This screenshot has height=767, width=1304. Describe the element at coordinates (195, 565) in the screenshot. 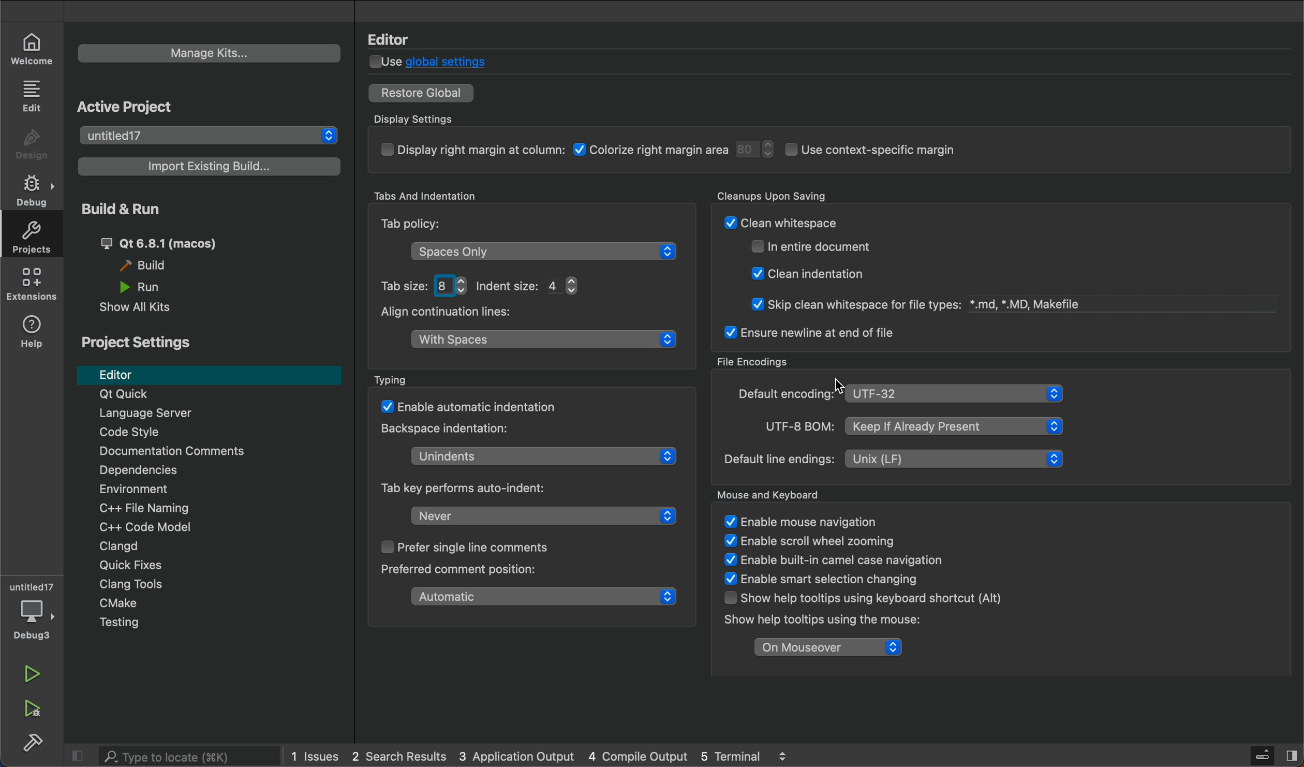

I see `Quick Fixes` at that location.